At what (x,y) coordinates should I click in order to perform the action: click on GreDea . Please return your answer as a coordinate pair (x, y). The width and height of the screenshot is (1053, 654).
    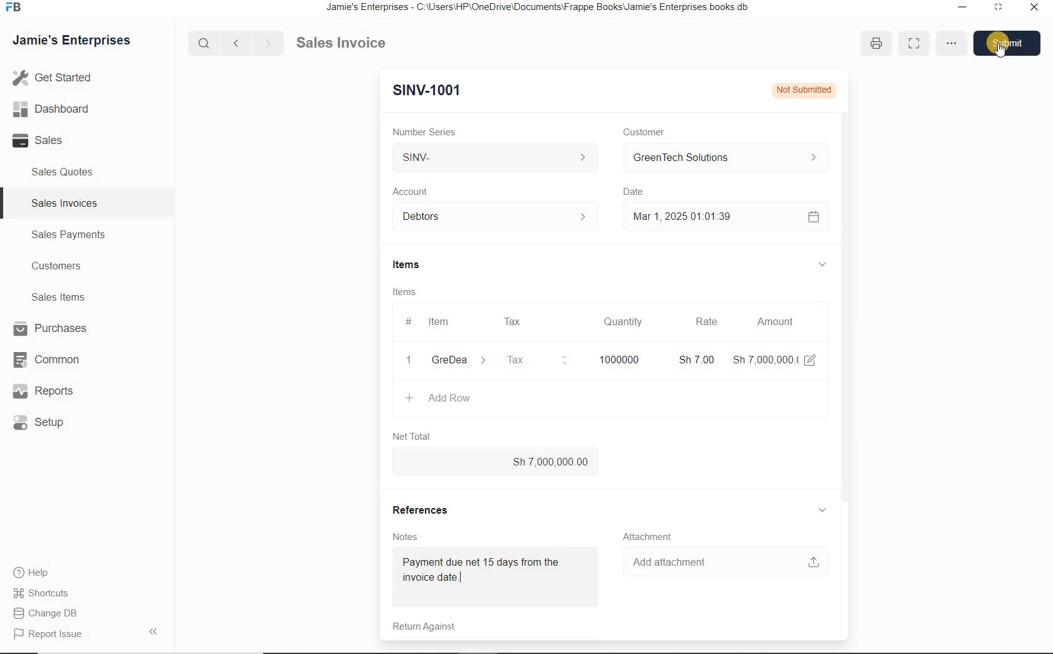
    Looking at the image, I should click on (457, 361).